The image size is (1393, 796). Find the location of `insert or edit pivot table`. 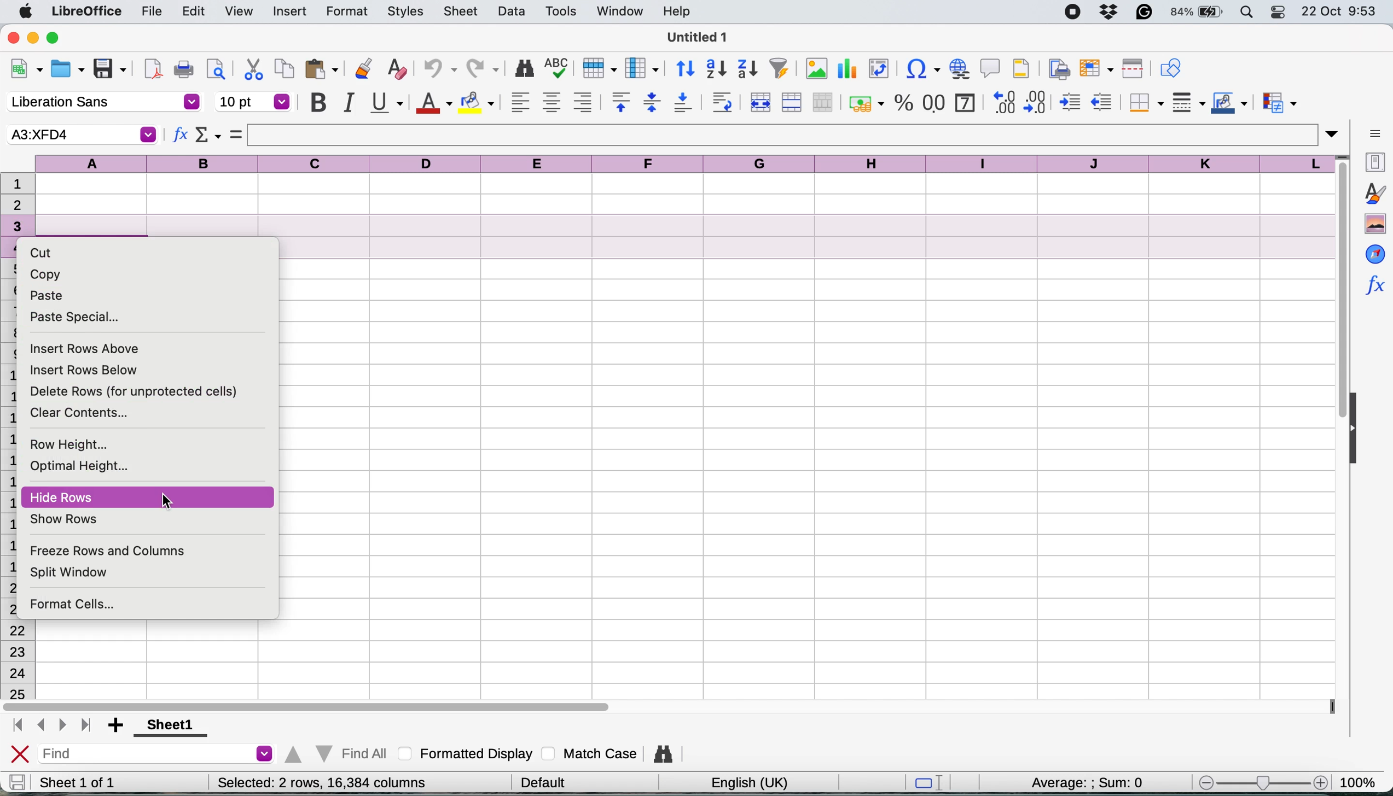

insert or edit pivot table is located at coordinates (875, 69).